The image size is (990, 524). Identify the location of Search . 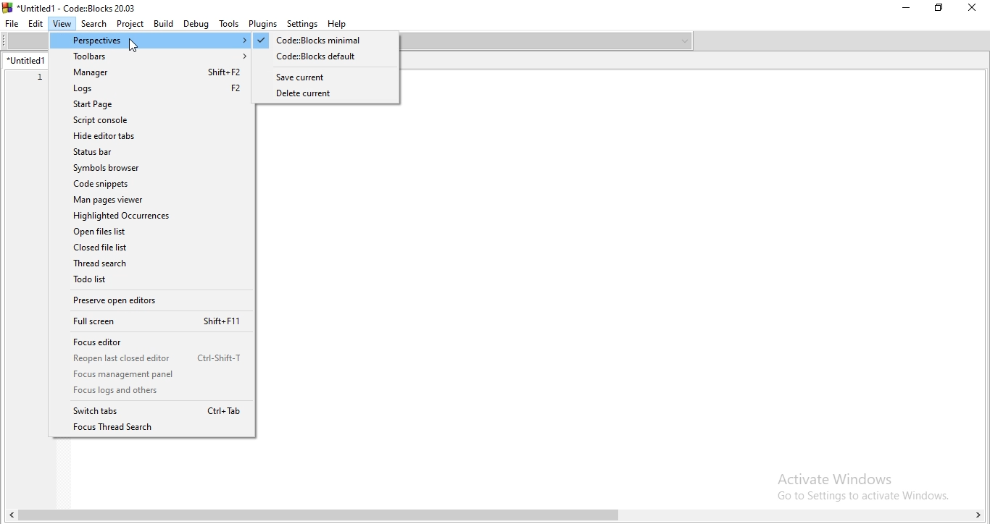
(95, 24).